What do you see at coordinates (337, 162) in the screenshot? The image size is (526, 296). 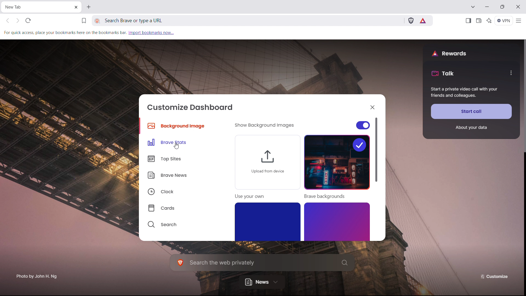 I see `selected background` at bounding box center [337, 162].